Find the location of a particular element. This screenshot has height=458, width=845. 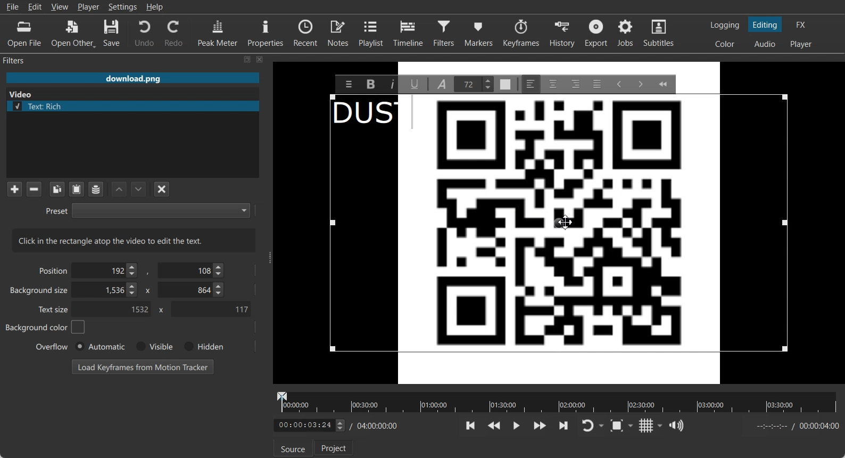

Toggle play is located at coordinates (517, 426).